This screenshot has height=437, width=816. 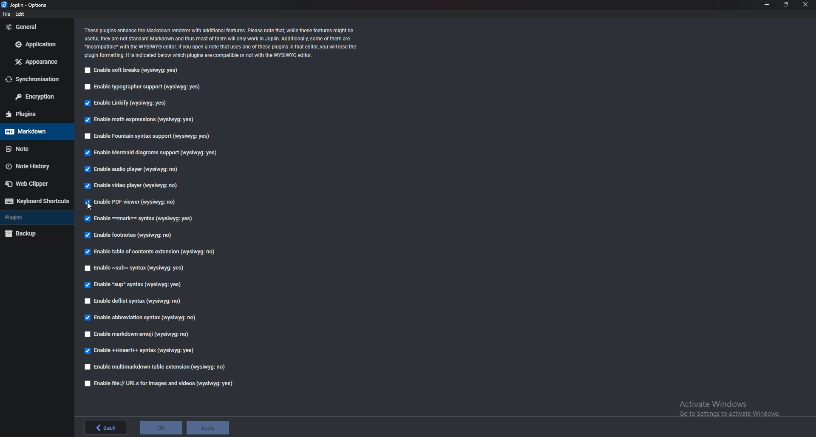 What do you see at coordinates (143, 317) in the screenshot?
I see `Enable abbreviation syntax` at bounding box center [143, 317].